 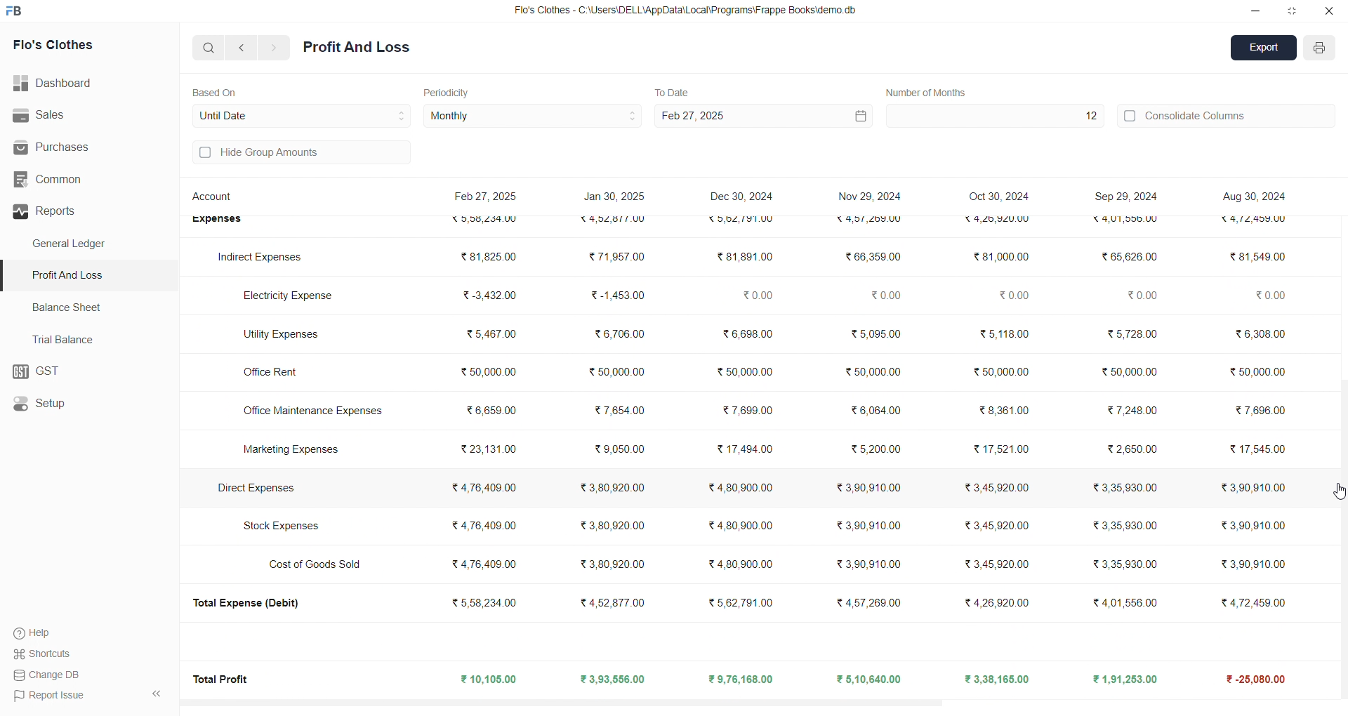 I want to click on 37,696.00, so click(x=1259, y=408).